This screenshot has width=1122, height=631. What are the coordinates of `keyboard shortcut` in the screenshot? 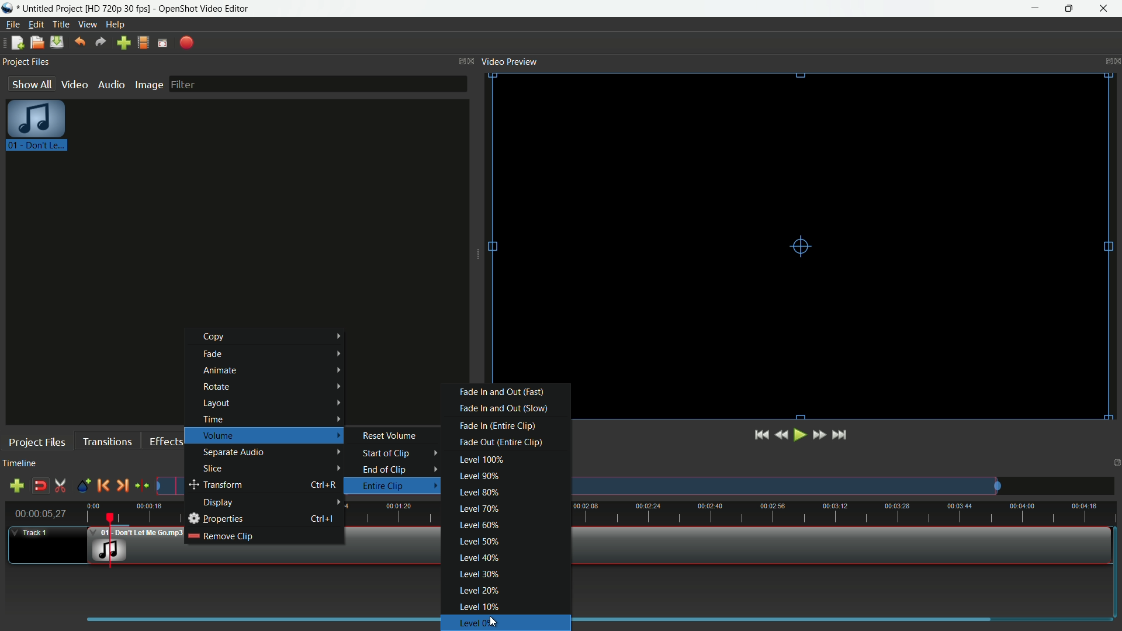 It's located at (323, 486).